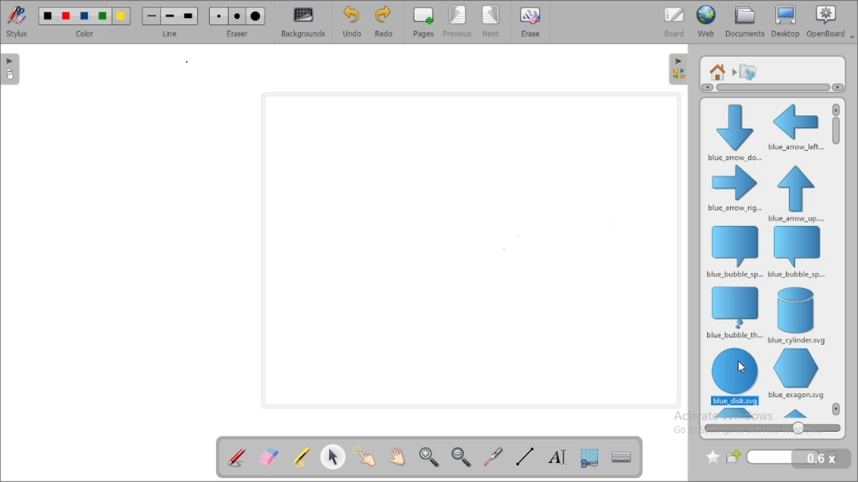 The height and width of the screenshot is (482, 858). What do you see at coordinates (796, 374) in the screenshot?
I see `blue exagon` at bounding box center [796, 374].